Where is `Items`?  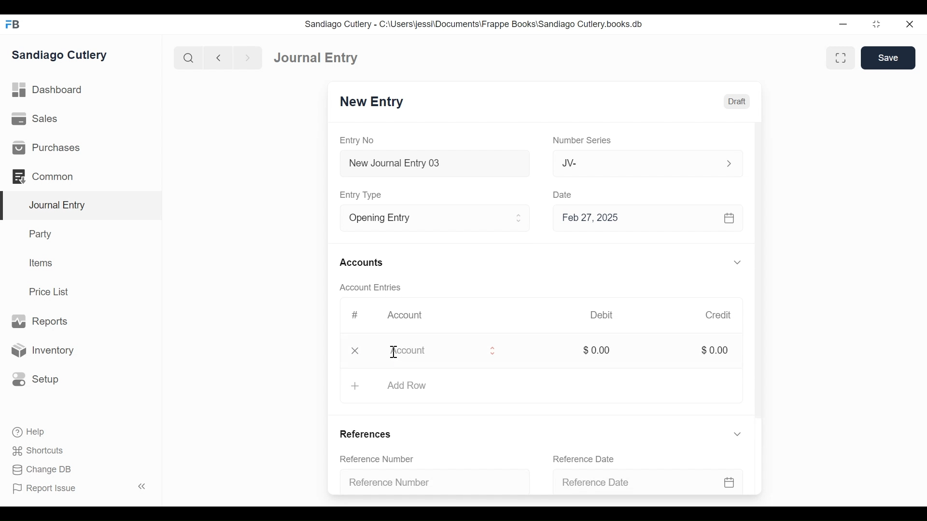
Items is located at coordinates (40, 262).